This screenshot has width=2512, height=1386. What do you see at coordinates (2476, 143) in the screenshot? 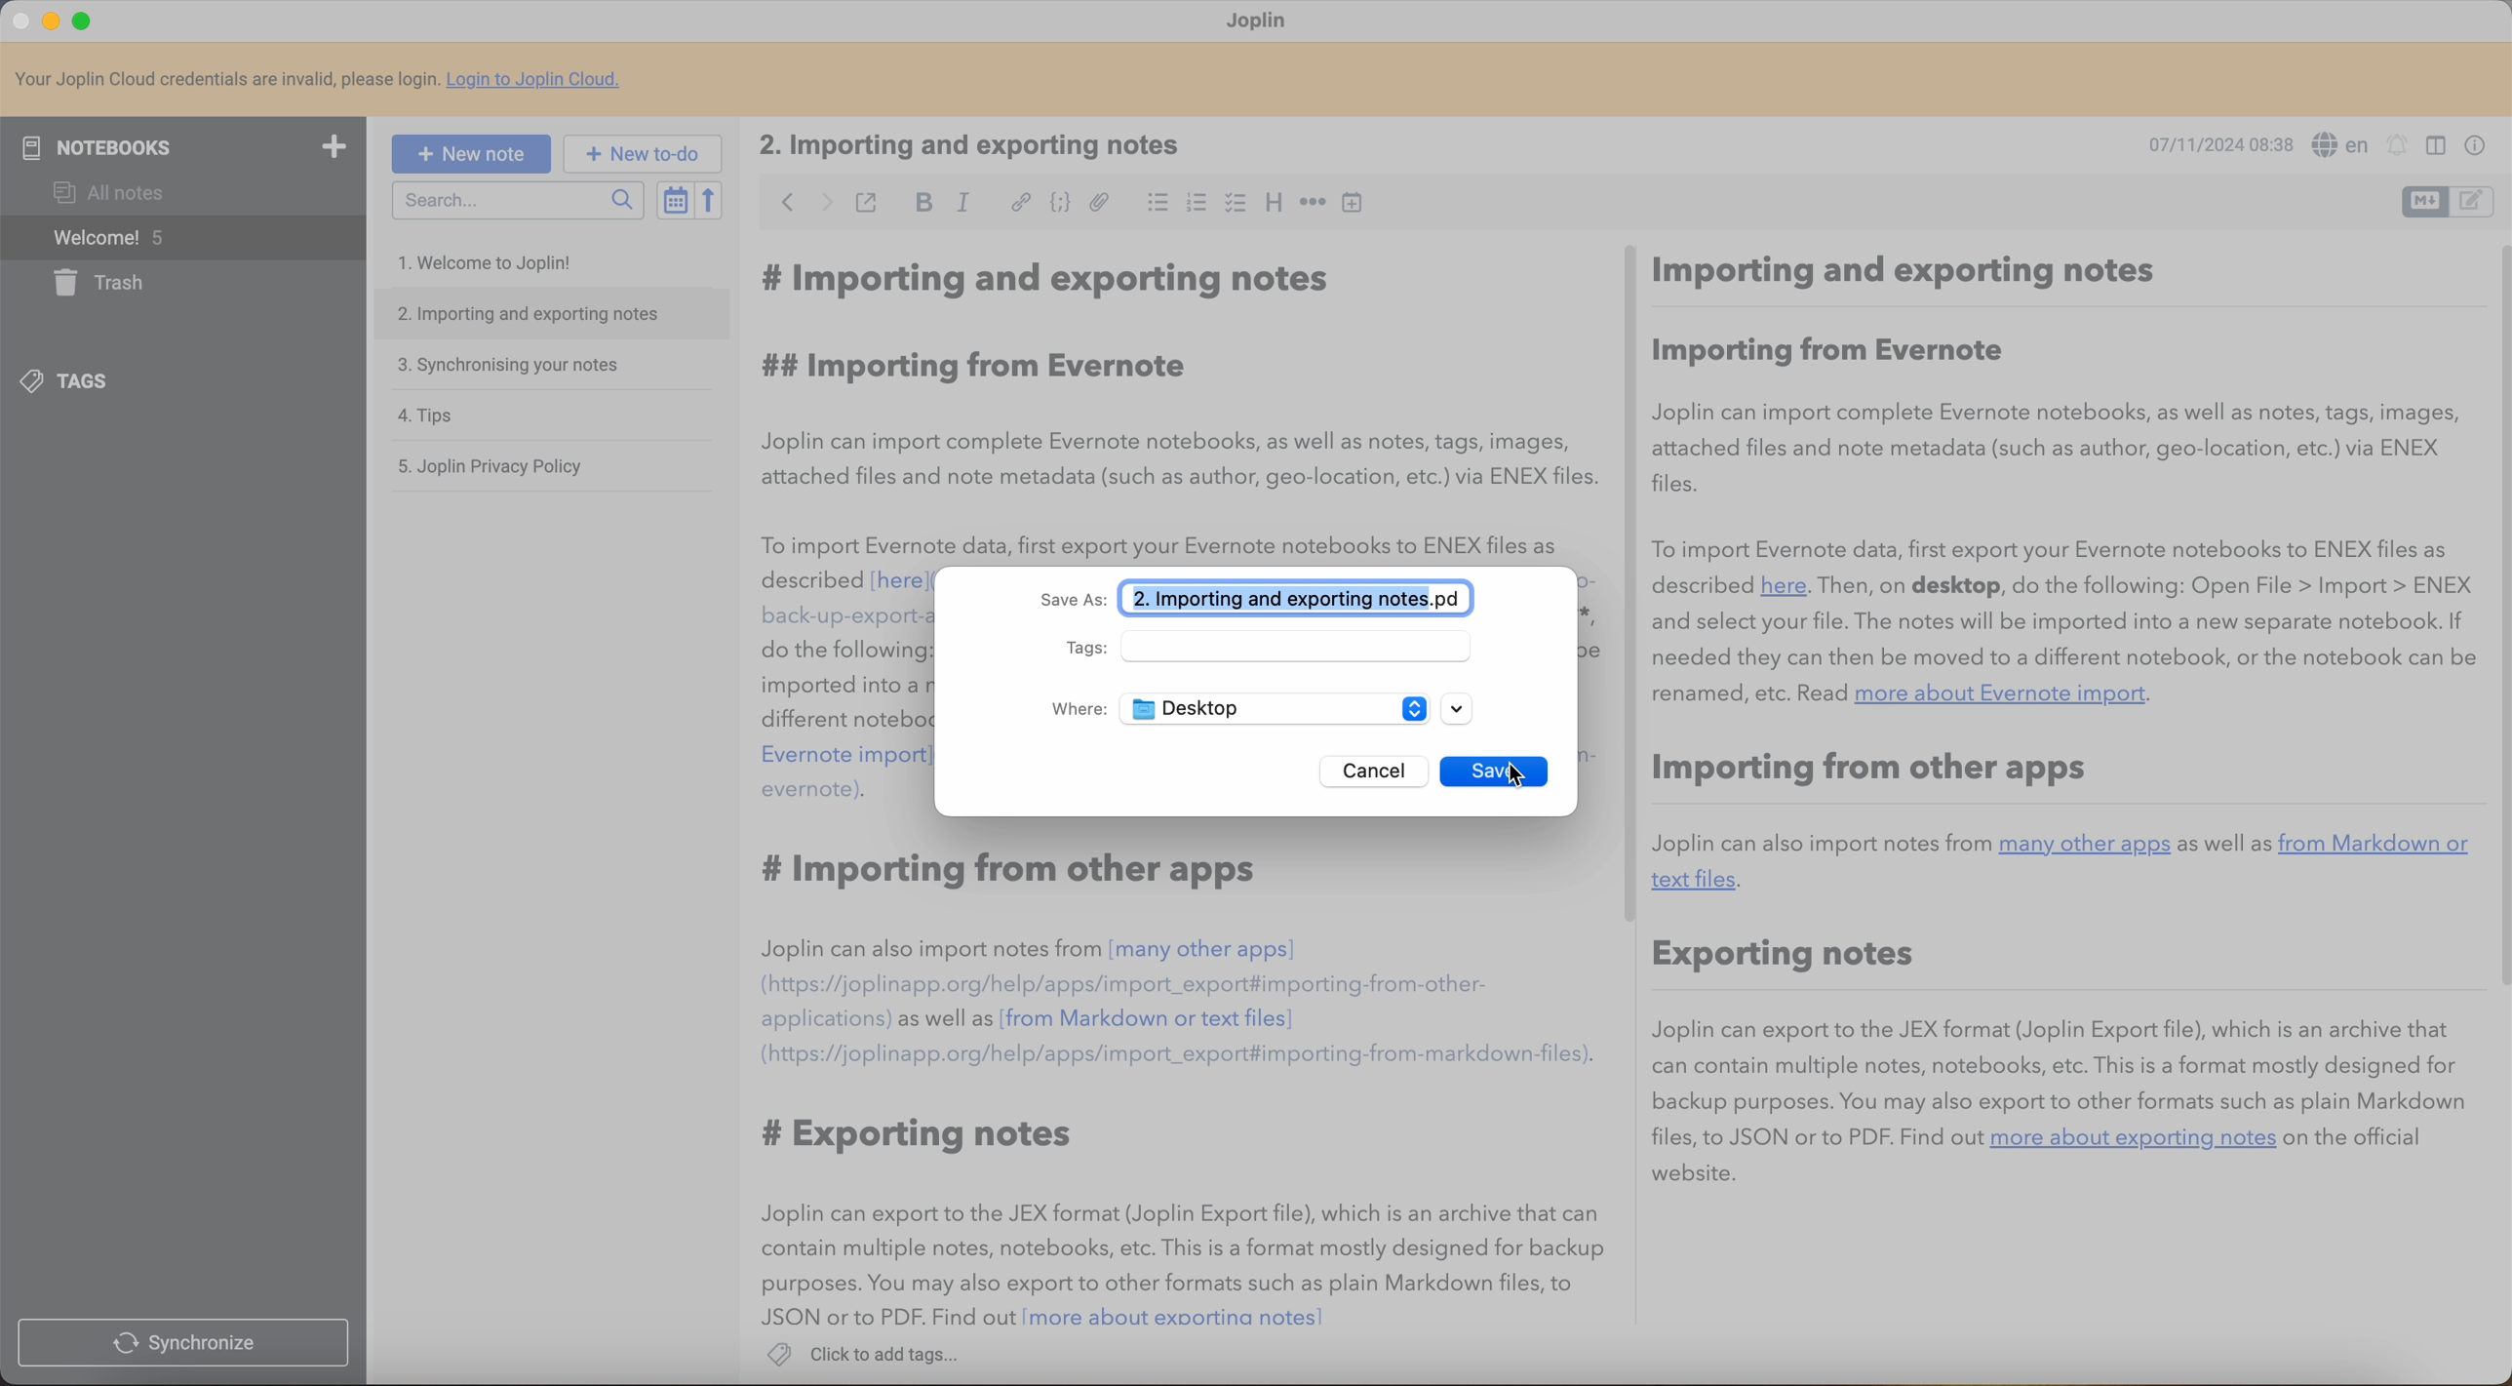
I see `note properties` at bounding box center [2476, 143].